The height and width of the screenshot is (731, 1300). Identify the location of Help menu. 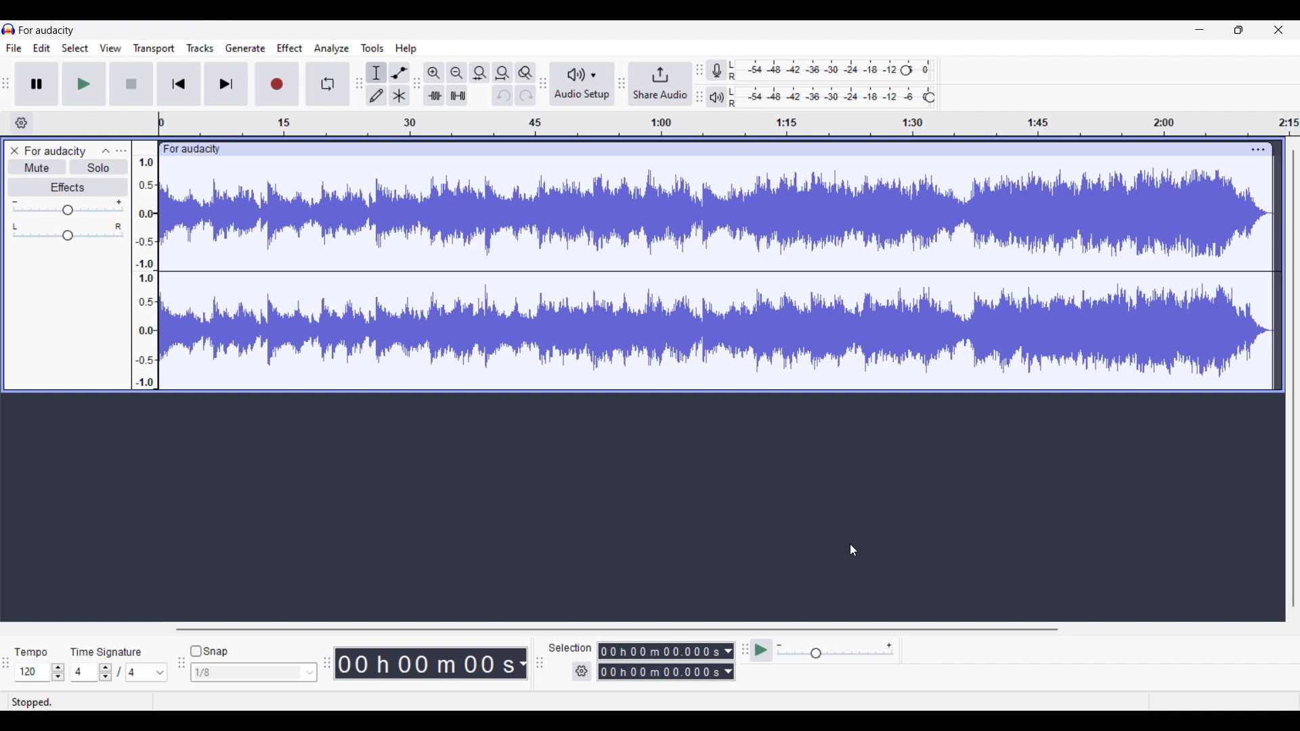
(406, 49).